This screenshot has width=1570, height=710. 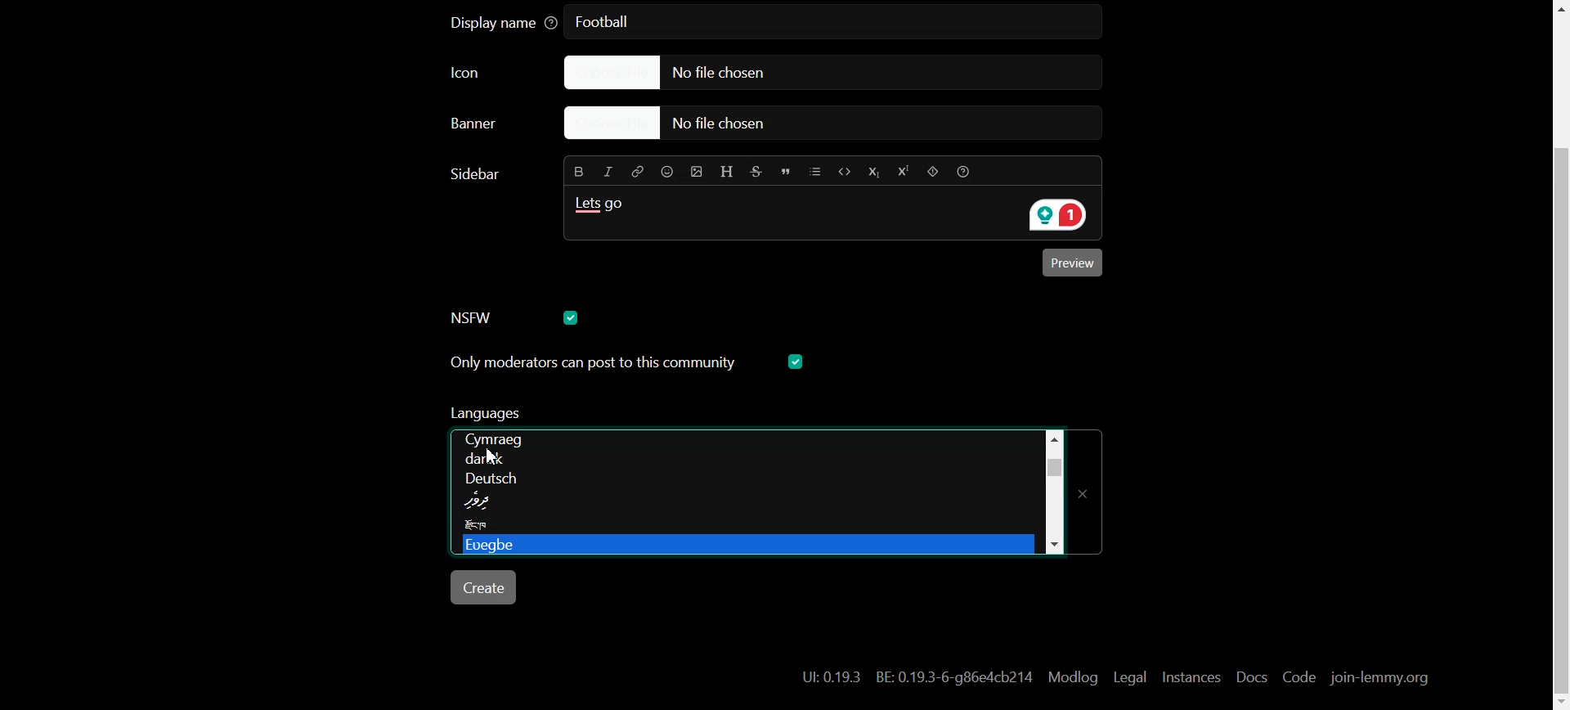 What do you see at coordinates (758, 170) in the screenshot?
I see `Strikethrough` at bounding box center [758, 170].